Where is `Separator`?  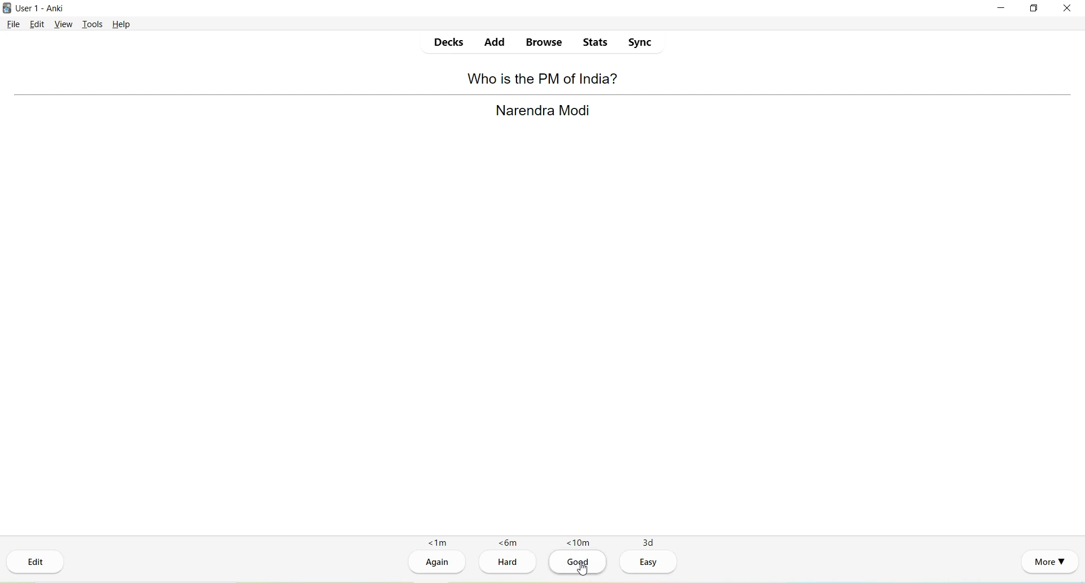 Separator is located at coordinates (544, 94).